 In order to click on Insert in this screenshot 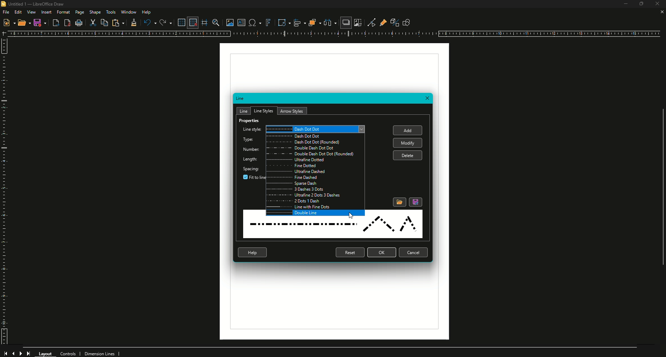, I will do `click(46, 12)`.